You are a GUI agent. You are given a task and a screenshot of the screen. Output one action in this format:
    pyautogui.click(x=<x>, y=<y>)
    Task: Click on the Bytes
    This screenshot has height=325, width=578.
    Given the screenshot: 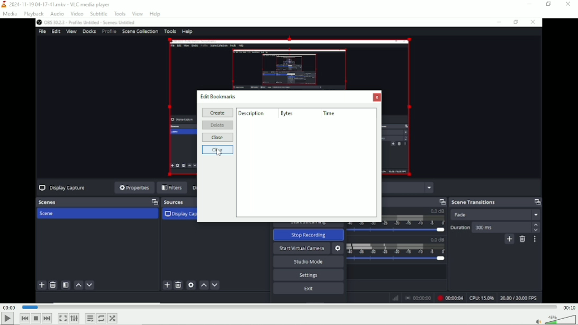 What is the action you would take?
    pyautogui.click(x=289, y=113)
    